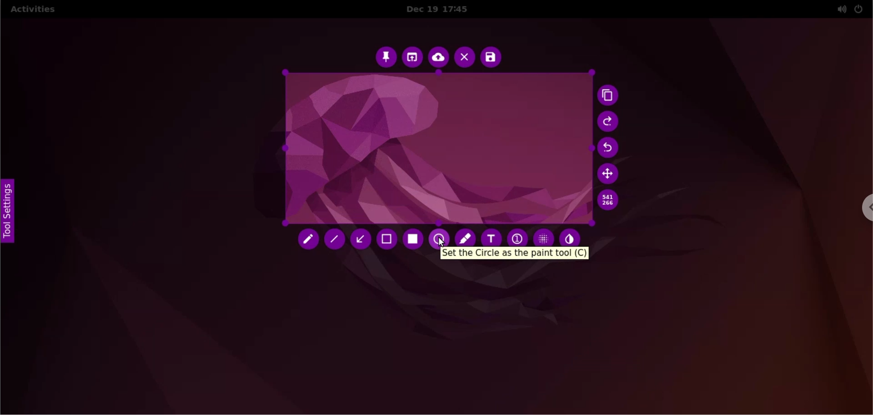 This screenshot has height=415, width=873. Describe the element at coordinates (388, 240) in the screenshot. I see `selection tool` at that location.